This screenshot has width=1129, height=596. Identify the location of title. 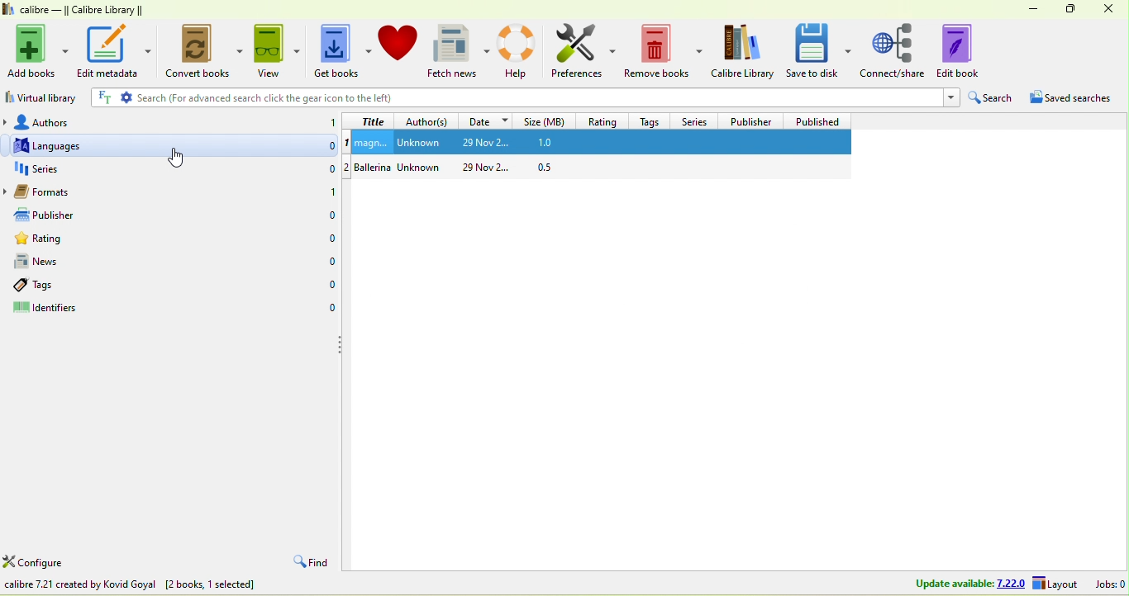
(369, 121).